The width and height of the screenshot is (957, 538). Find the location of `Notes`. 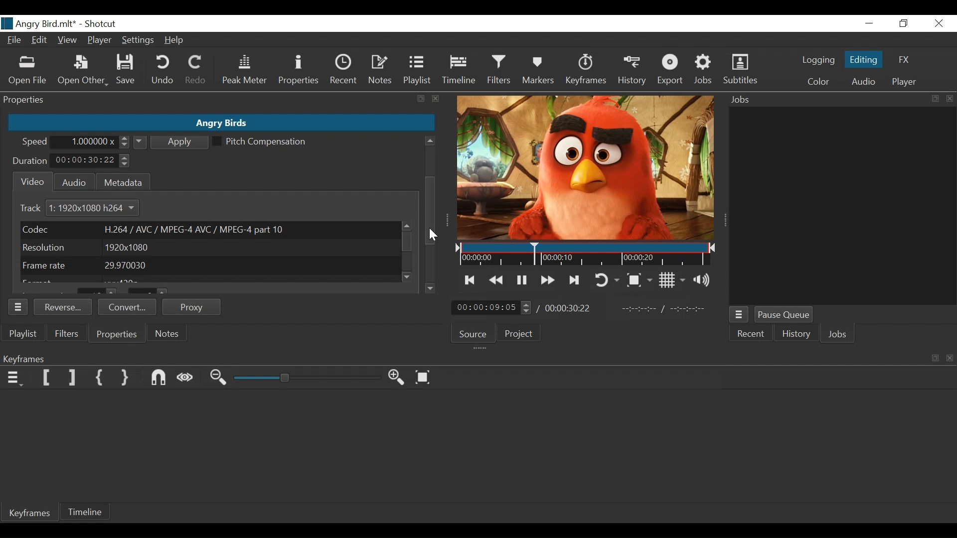

Notes is located at coordinates (165, 333).